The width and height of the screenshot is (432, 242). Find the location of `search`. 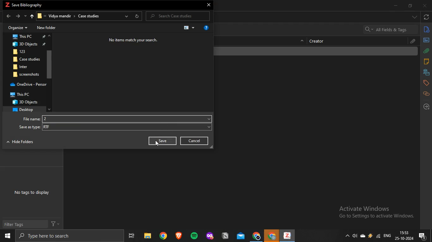

search is located at coordinates (66, 236).